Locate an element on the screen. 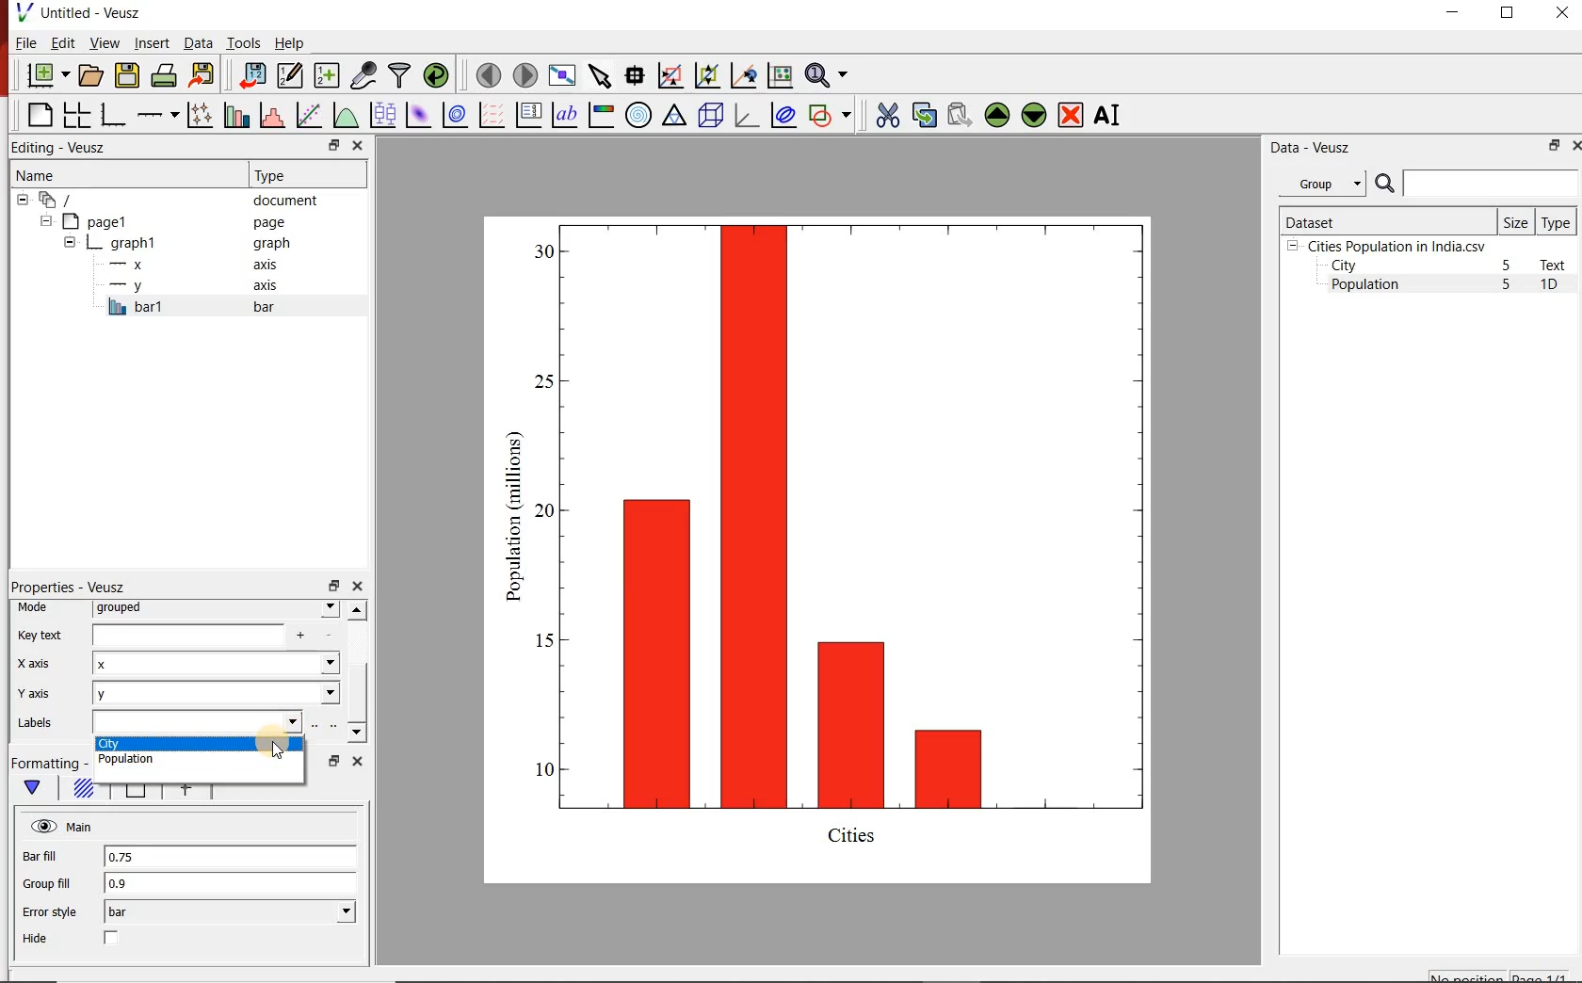  Tools is located at coordinates (242, 42).